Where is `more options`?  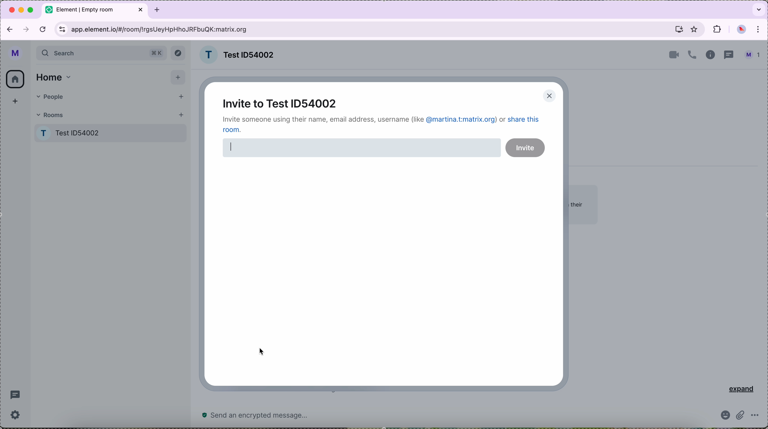
more options is located at coordinates (755, 416).